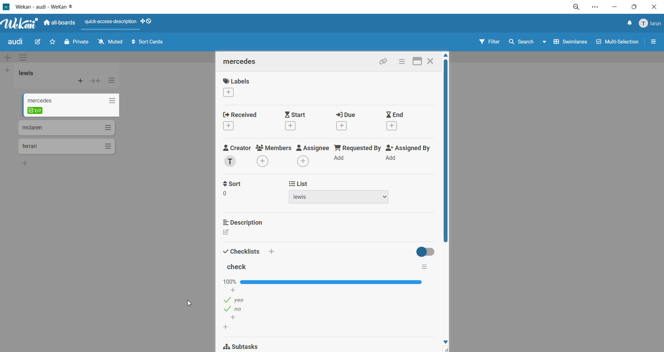  What do you see at coordinates (425, 267) in the screenshot?
I see `checklist options` at bounding box center [425, 267].